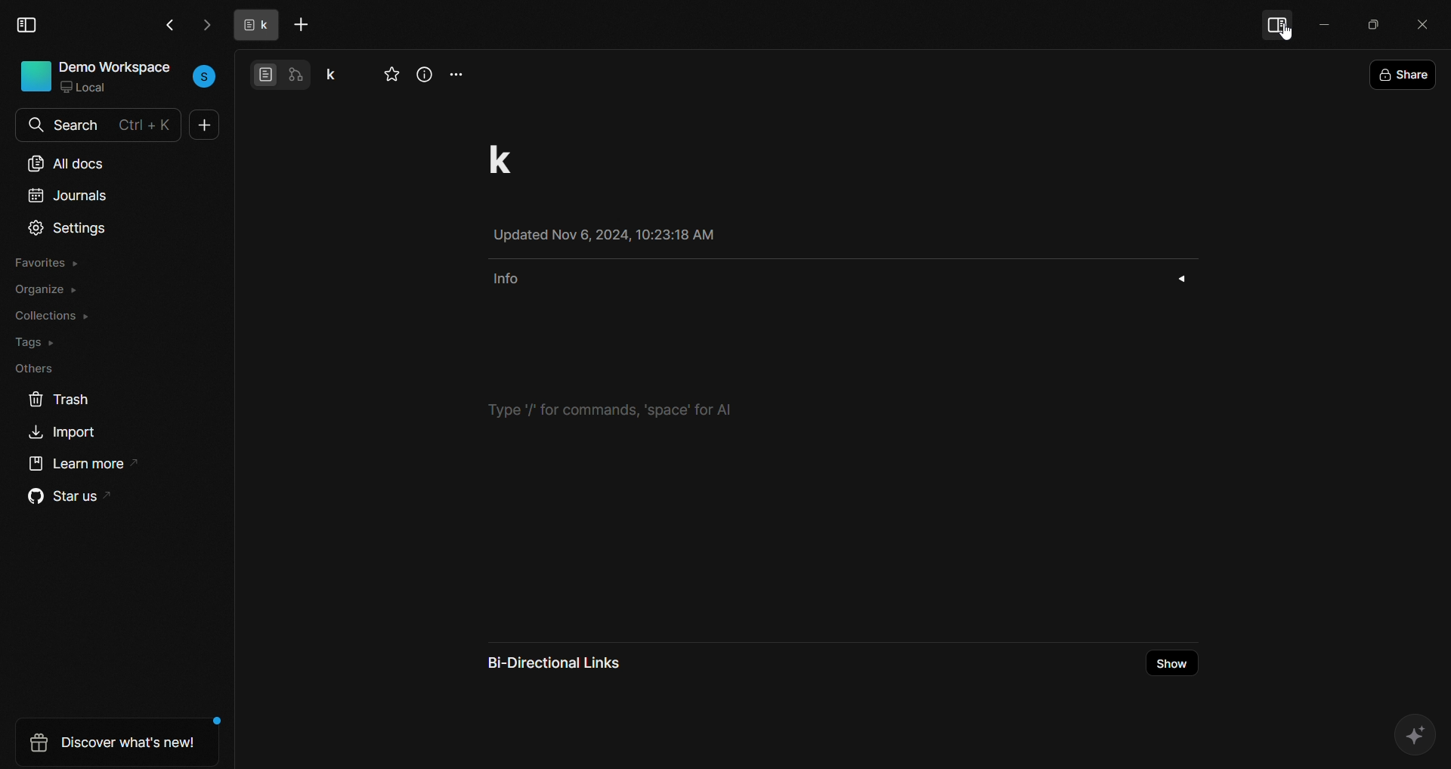  Describe the element at coordinates (57, 397) in the screenshot. I see `trash` at that location.